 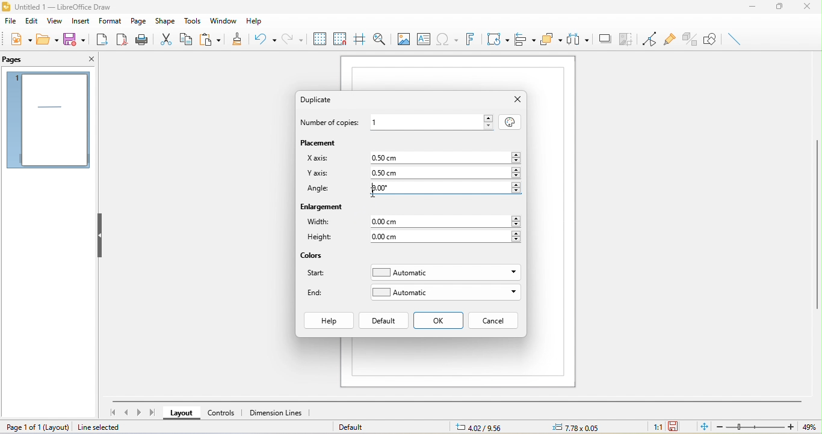 I want to click on 7.26/9.58, so click(x=486, y=427).